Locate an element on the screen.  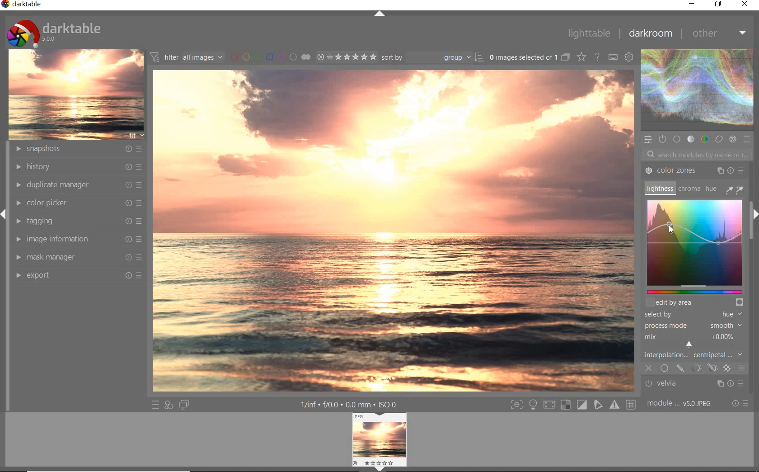
EDIT BY AREA is located at coordinates (696, 302).